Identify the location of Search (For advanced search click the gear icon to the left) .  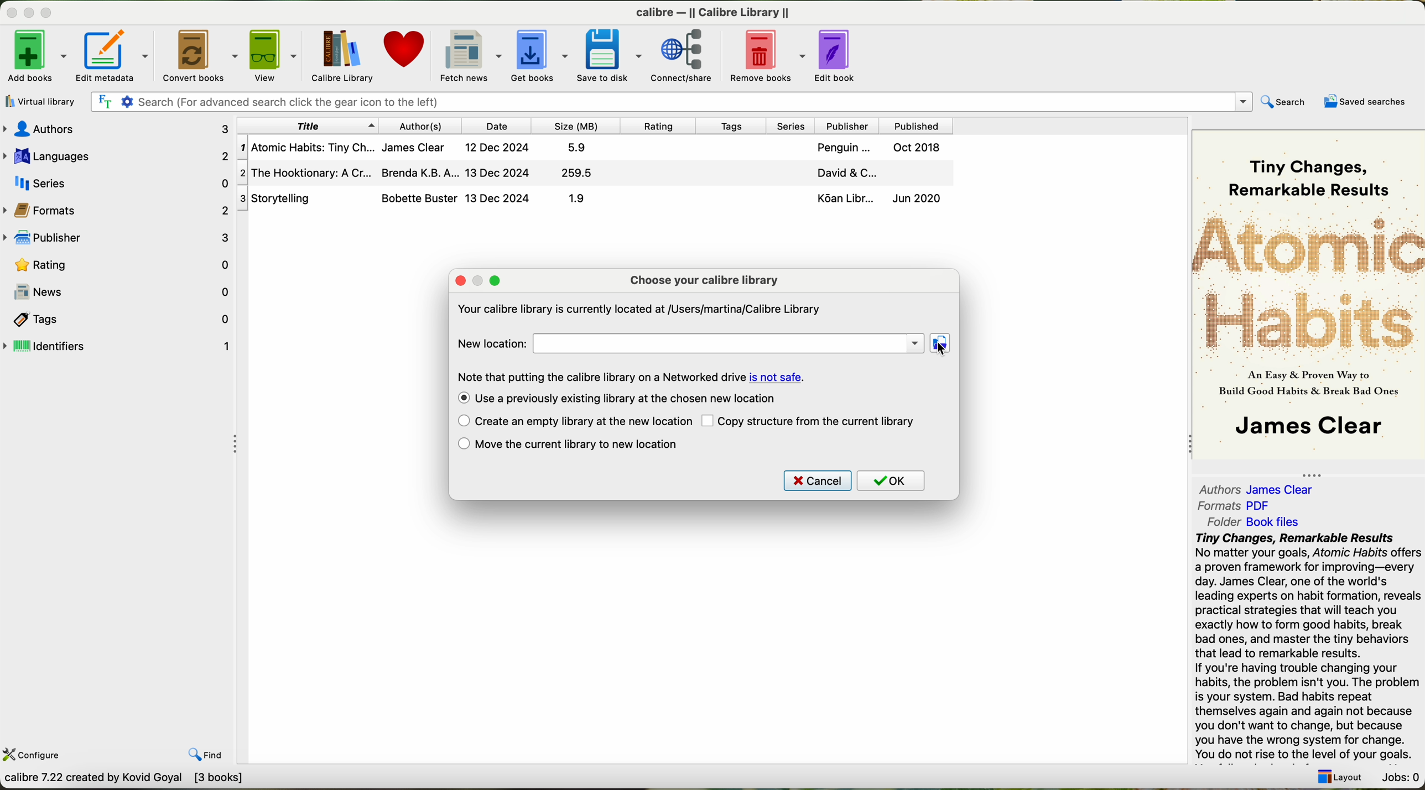
(672, 101).